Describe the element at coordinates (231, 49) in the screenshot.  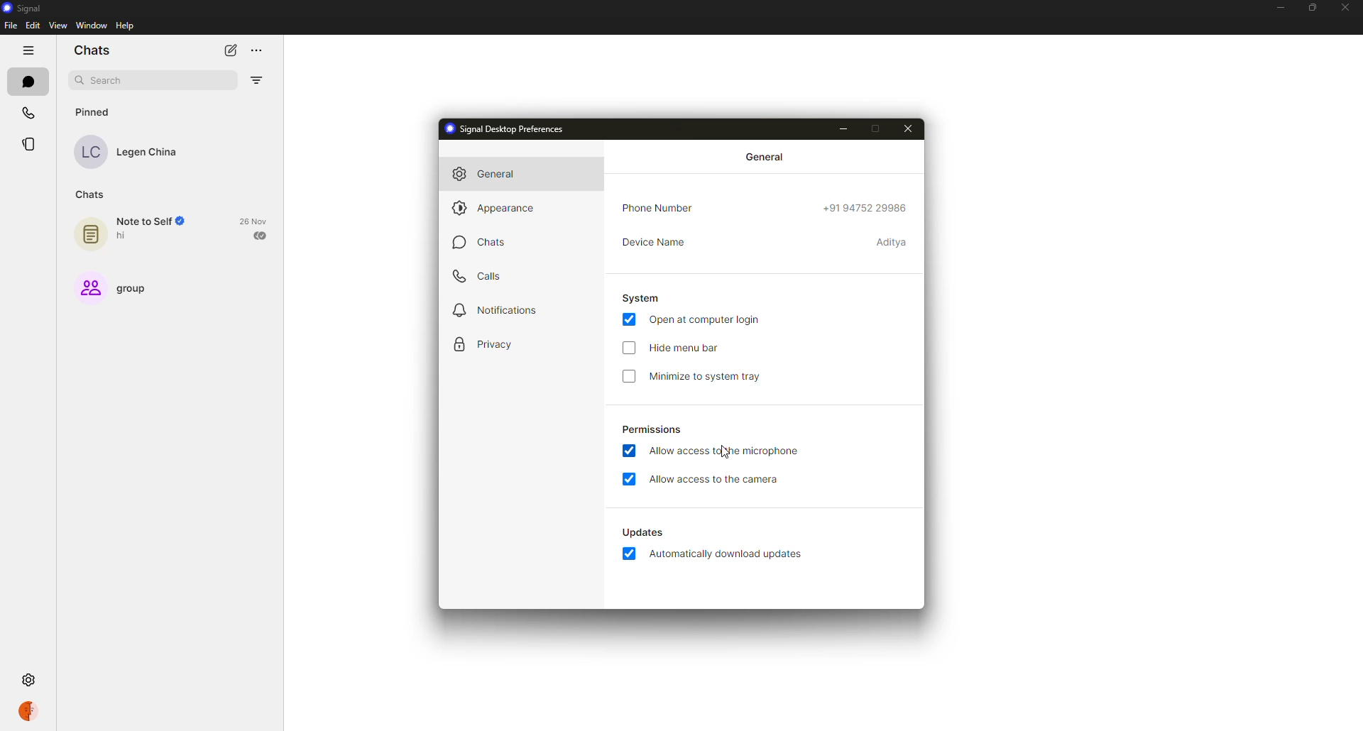
I see `new chat` at that location.